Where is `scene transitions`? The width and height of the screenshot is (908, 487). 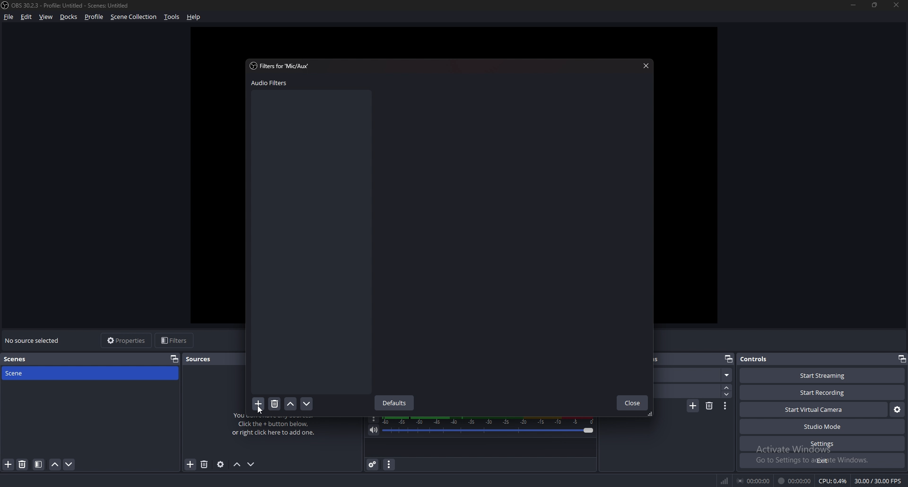
scene transitions is located at coordinates (686, 358).